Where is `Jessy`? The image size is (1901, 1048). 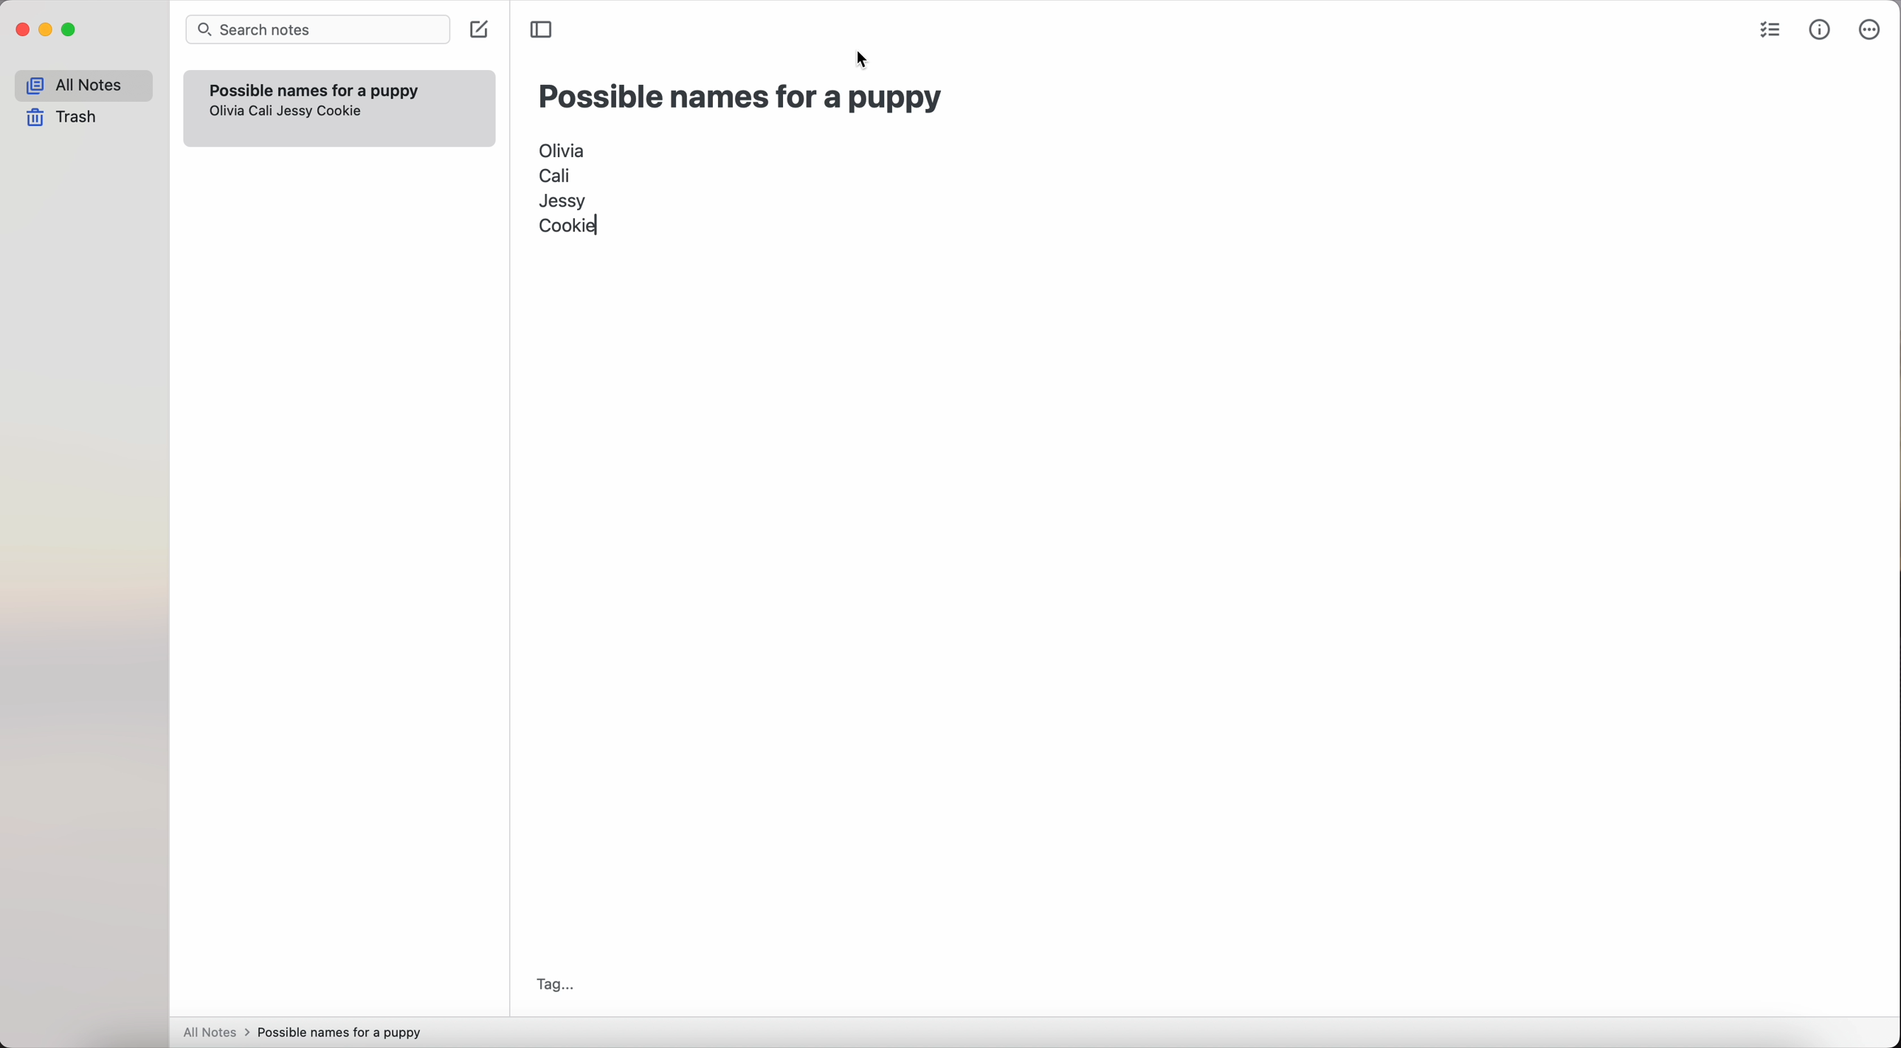
Jessy is located at coordinates (300, 111).